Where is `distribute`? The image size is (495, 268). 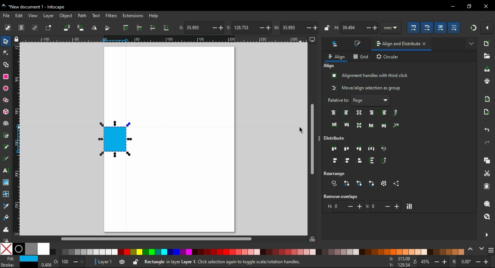 distribute is located at coordinates (337, 137).